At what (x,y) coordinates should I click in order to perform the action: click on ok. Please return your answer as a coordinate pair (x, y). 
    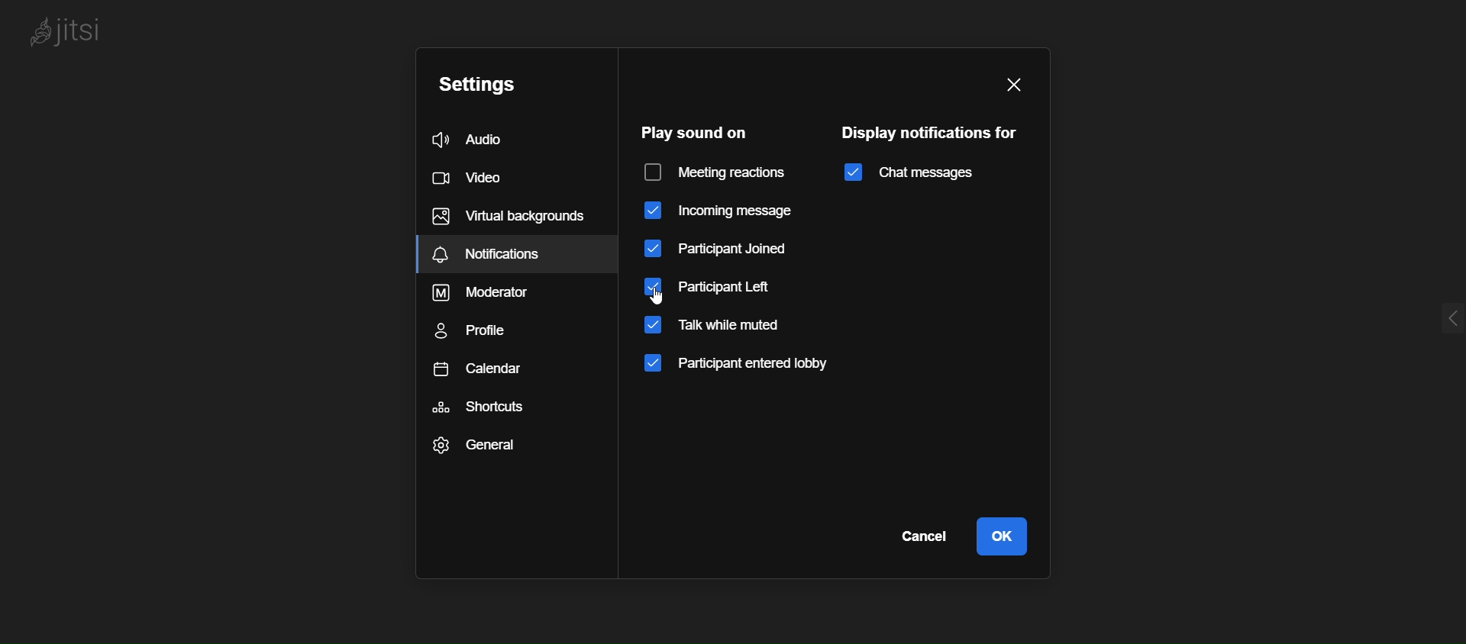
    Looking at the image, I should click on (1010, 539).